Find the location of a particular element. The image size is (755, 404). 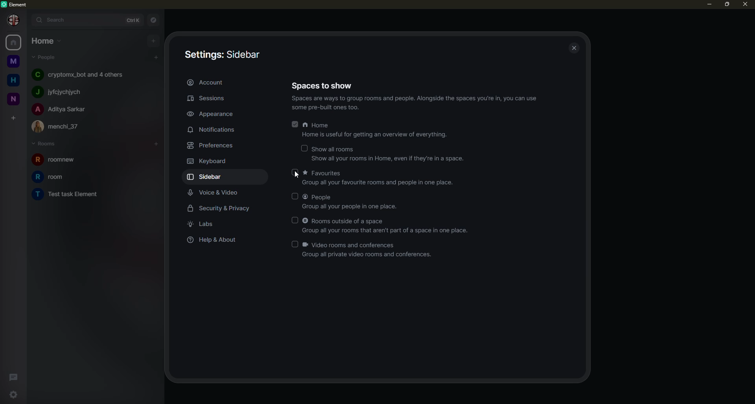

close is located at coordinates (746, 5).